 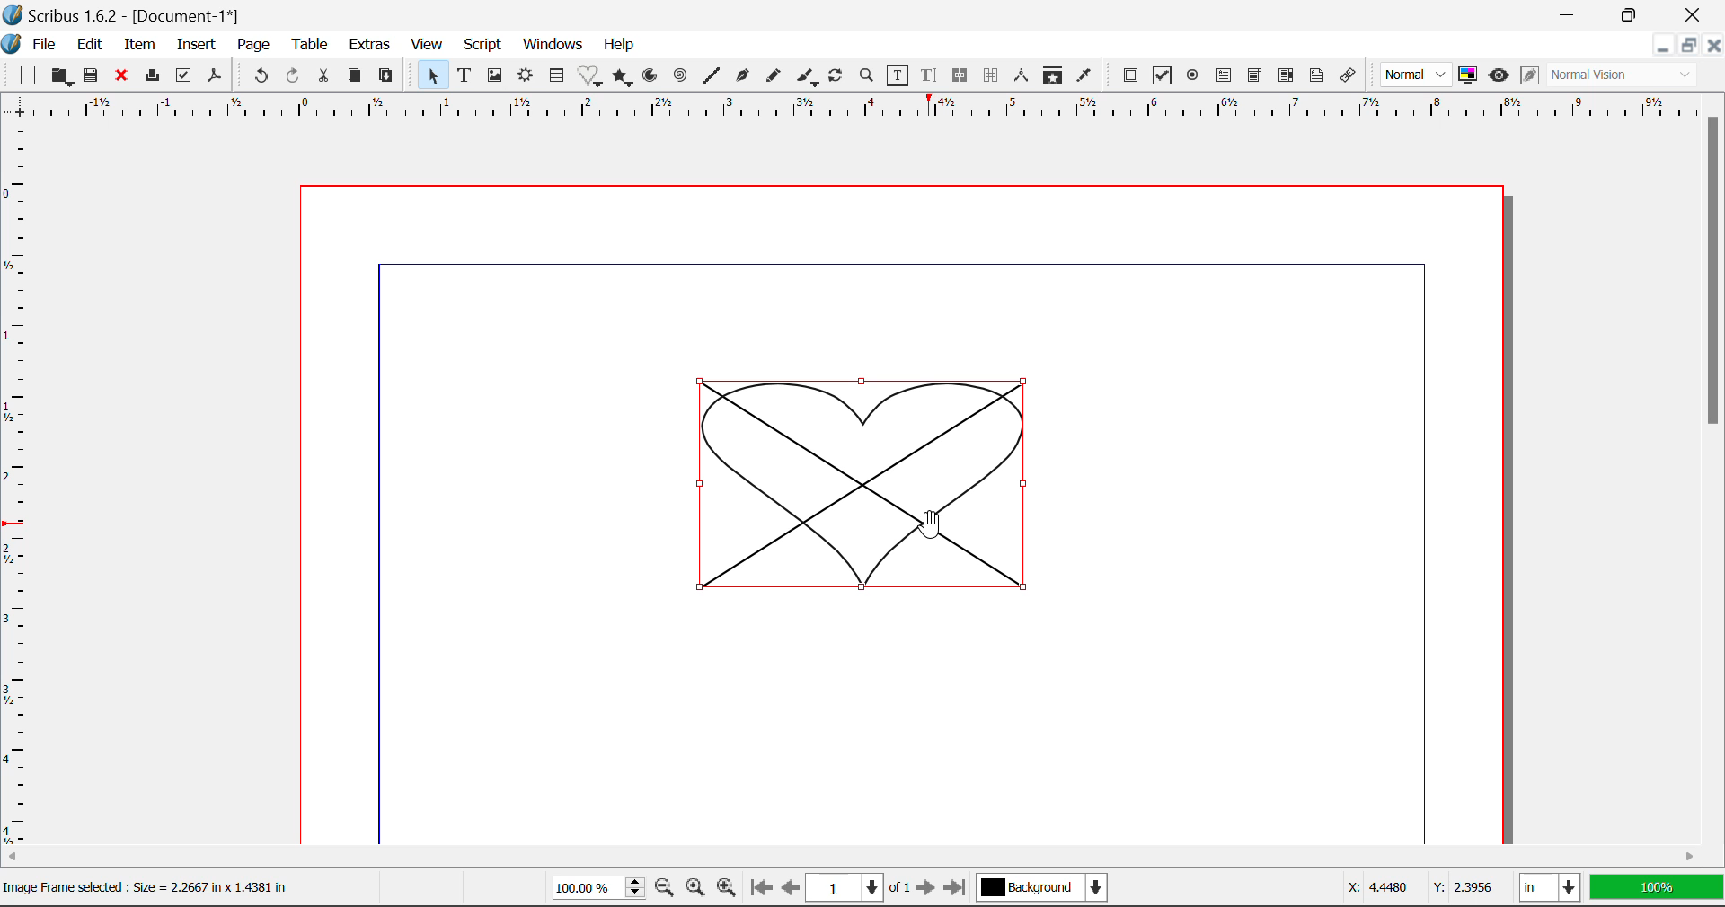 What do you see at coordinates (155, 76) in the screenshot?
I see `Print` at bounding box center [155, 76].